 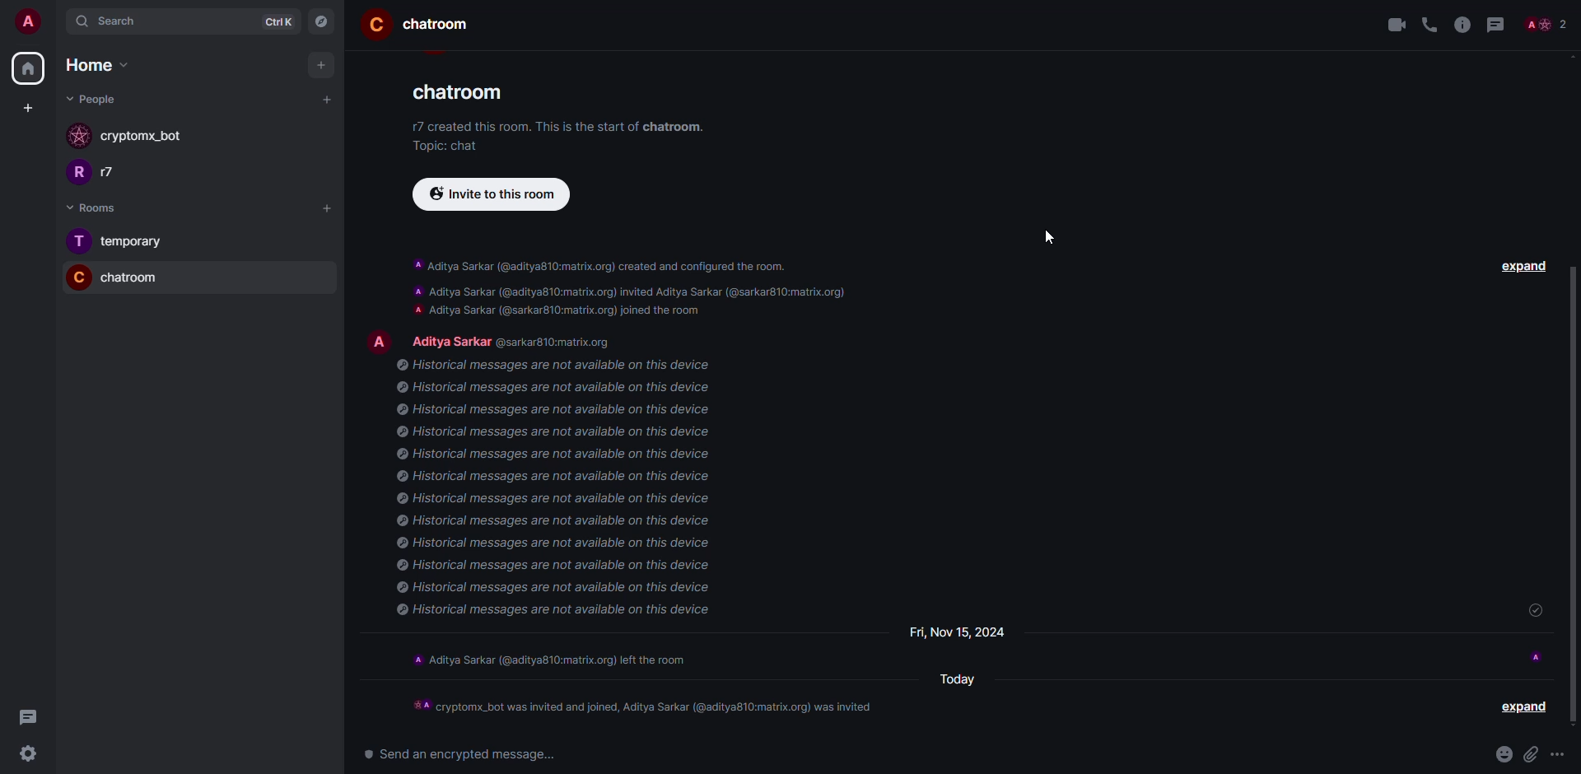 I want to click on expand, so click(x=1521, y=708).